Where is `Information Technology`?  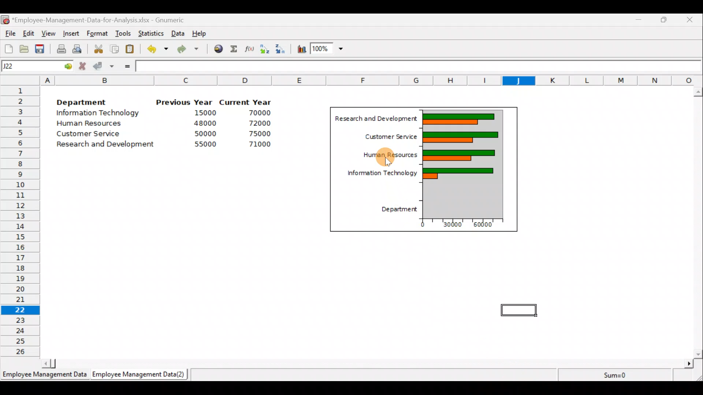 Information Technology is located at coordinates (98, 114).